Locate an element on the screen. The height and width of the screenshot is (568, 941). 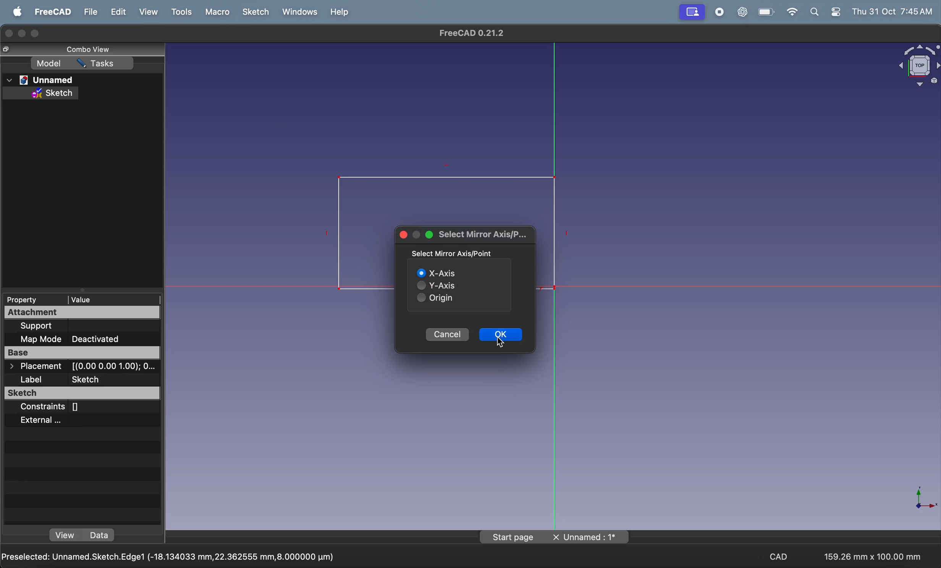
ok is located at coordinates (500, 335).